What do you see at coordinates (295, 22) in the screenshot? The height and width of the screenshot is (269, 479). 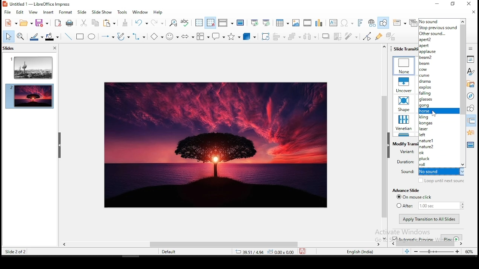 I see `images` at bounding box center [295, 22].